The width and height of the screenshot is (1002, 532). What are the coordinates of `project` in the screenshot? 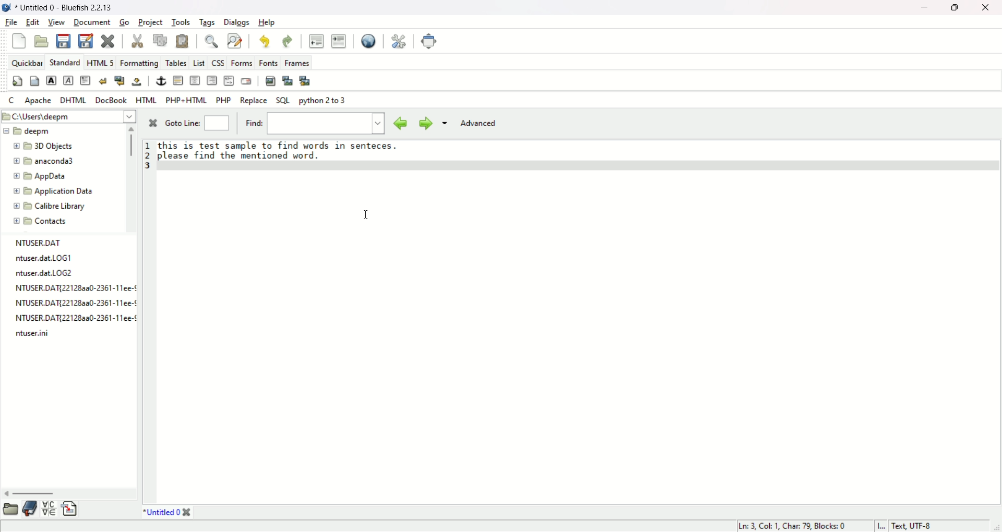 It's located at (151, 21).